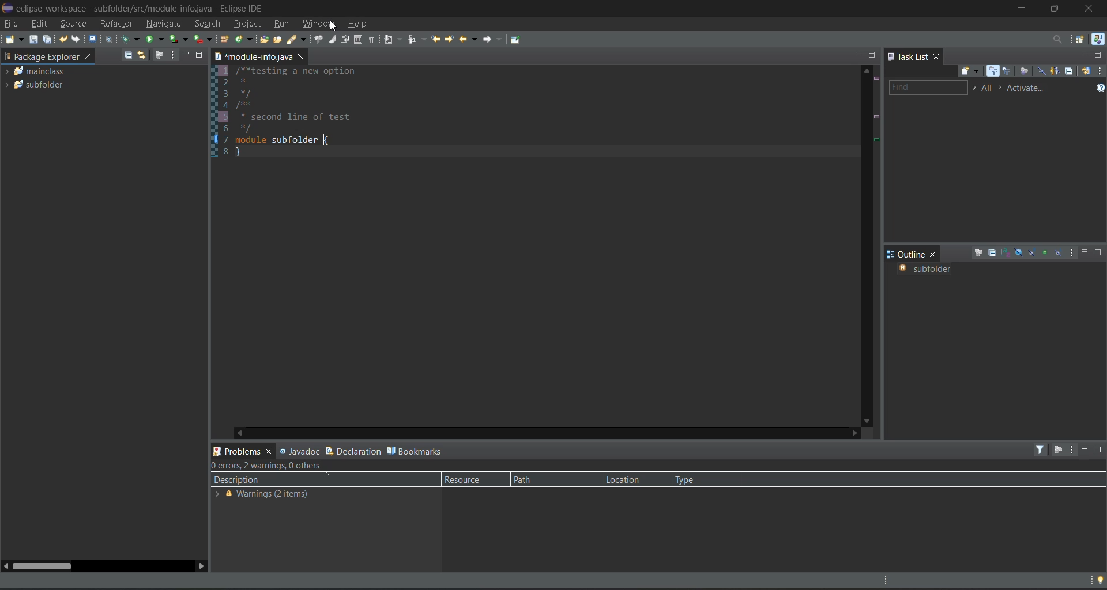 Image resolution: width=1107 pixels, height=590 pixels. What do you see at coordinates (1099, 40) in the screenshot?
I see `java` at bounding box center [1099, 40].